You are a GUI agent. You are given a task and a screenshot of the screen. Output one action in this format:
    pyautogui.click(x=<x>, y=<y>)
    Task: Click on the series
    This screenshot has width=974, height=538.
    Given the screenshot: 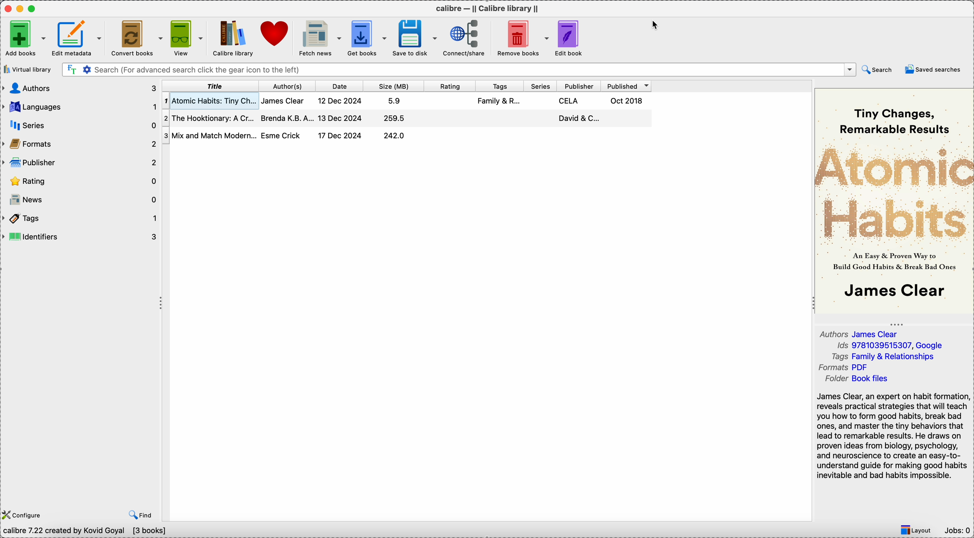 What is the action you would take?
    pyautogui.click(x=541, y=85)
    